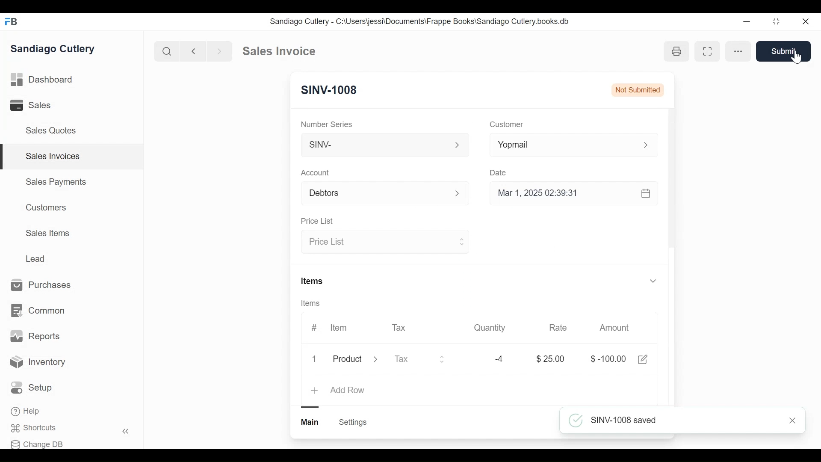  What do you see at coordinates (637, 90) in the screenshot?
I see `Not submitted` at bounding box center [637, 90].